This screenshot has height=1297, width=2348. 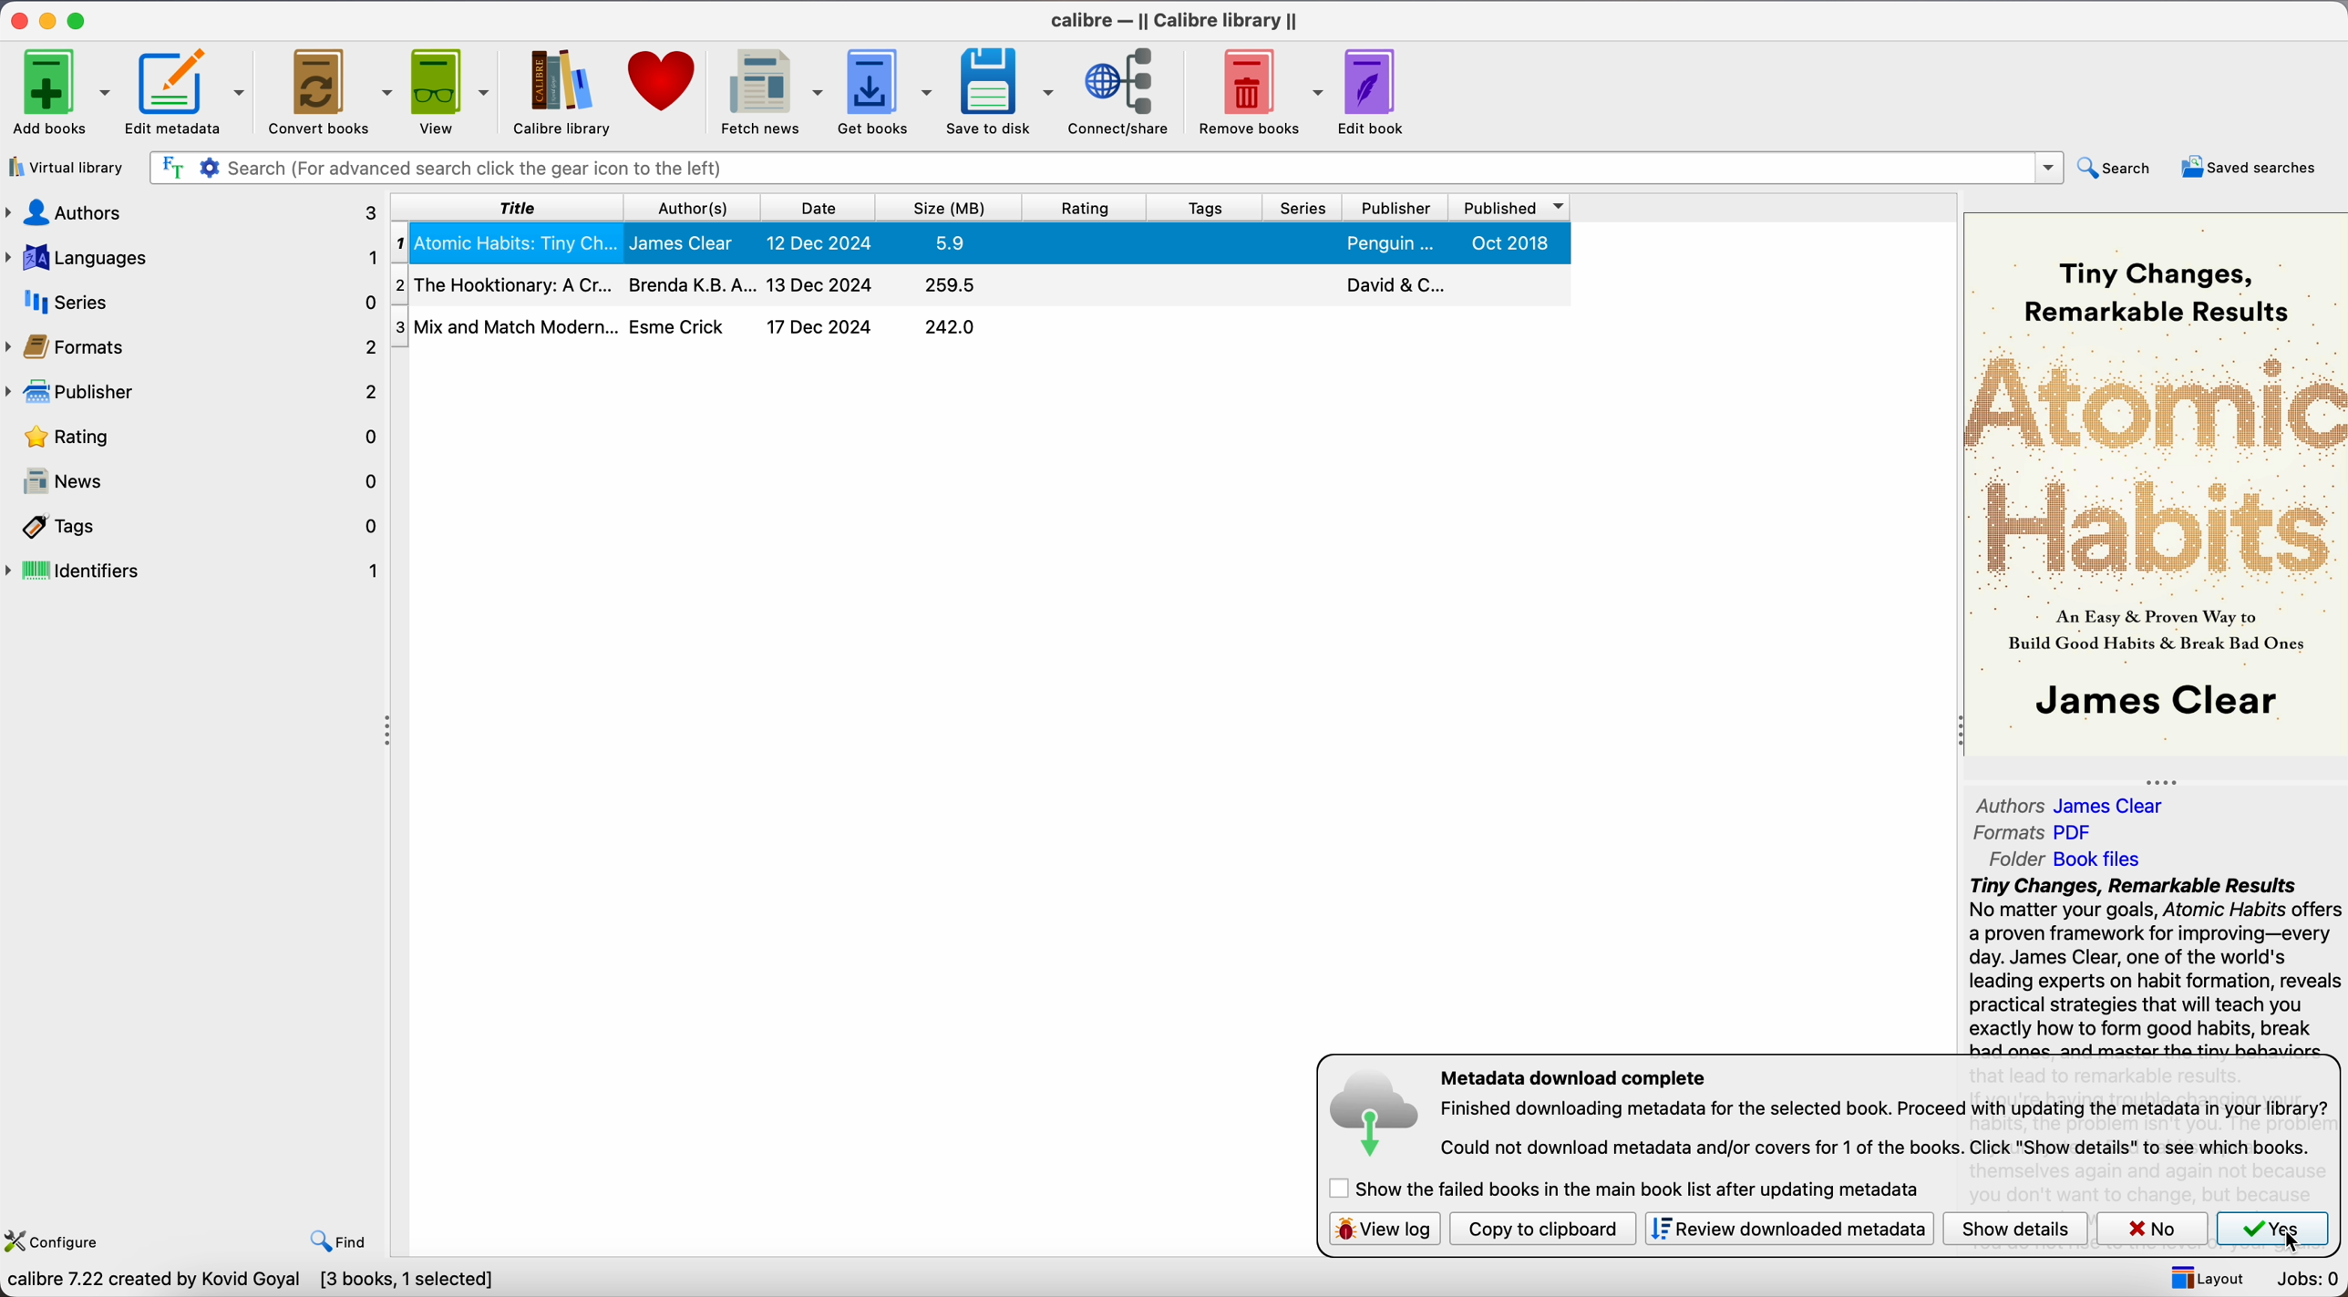 I want to click on saved searches, so click(x=2252, y=170).